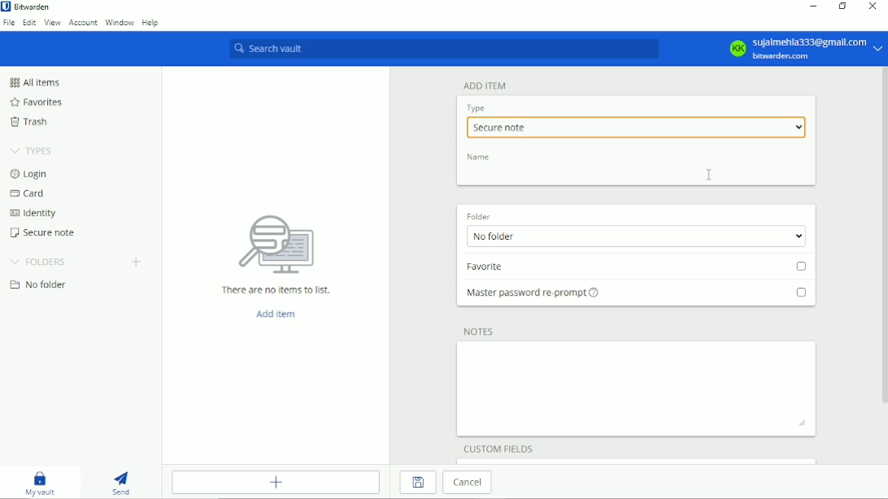  I want to click on Type, so click(477, 108).